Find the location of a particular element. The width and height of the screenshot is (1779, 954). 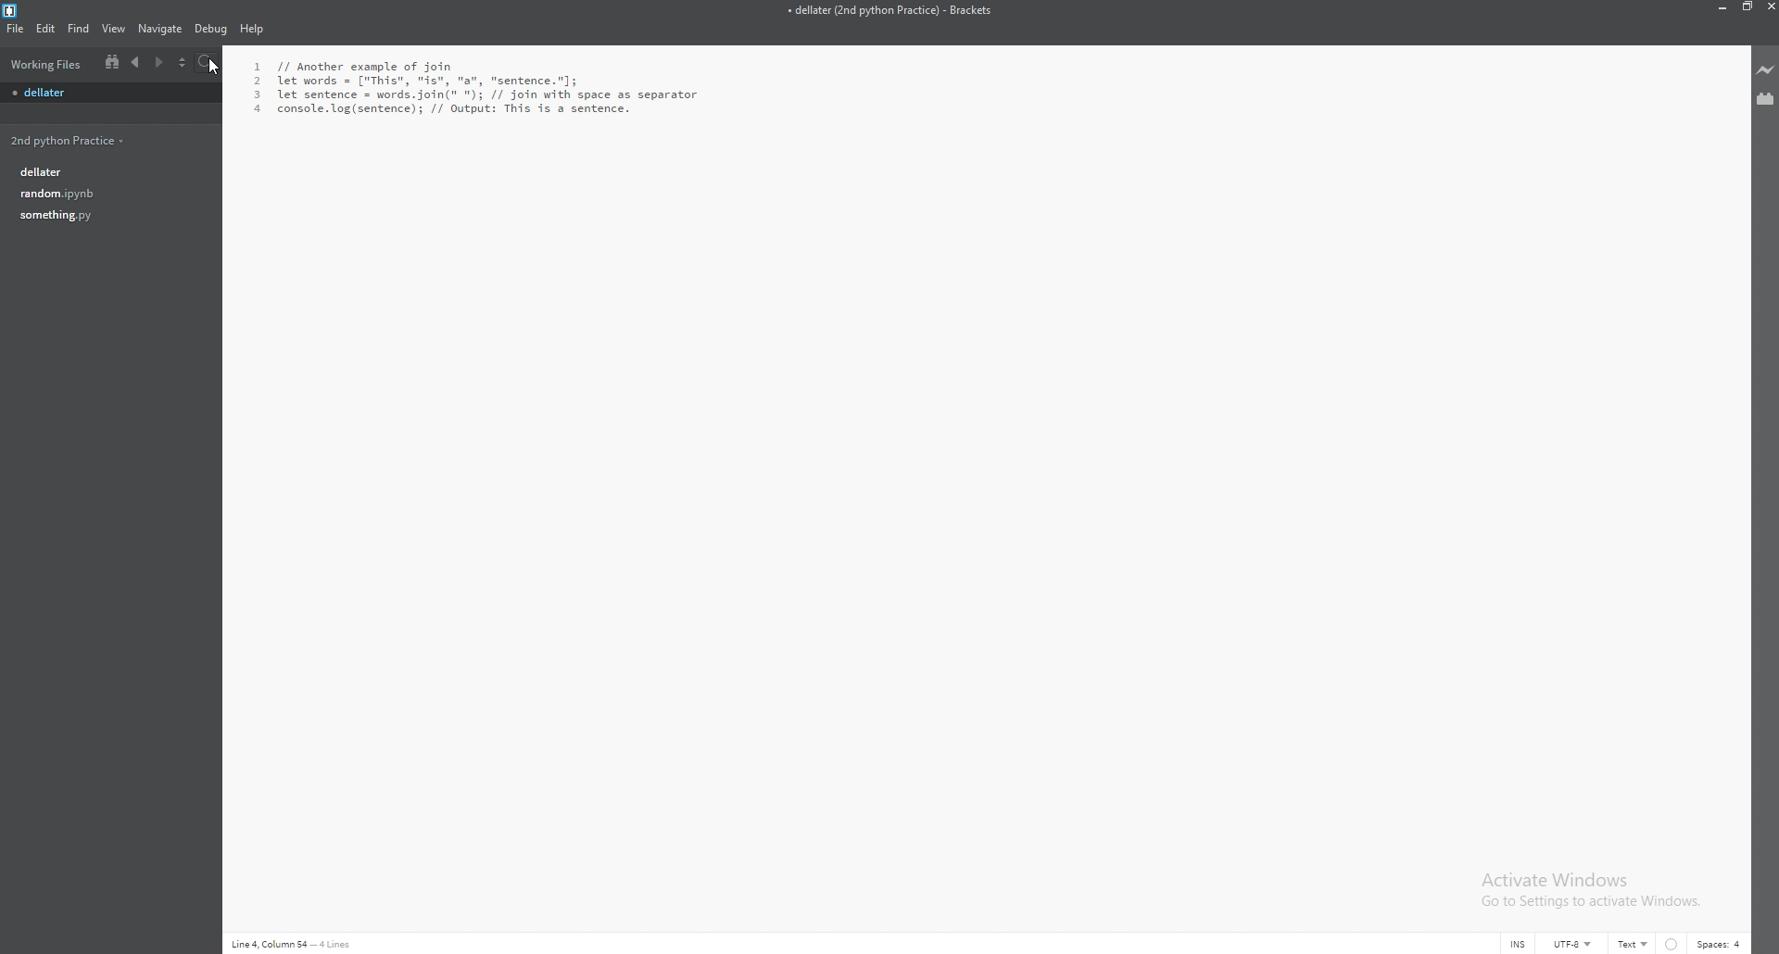

close is located at coordinates (1768, 6).